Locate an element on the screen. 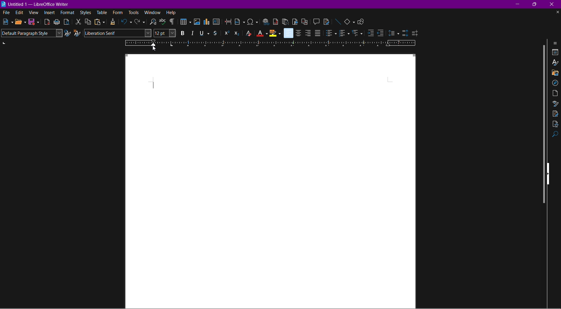  Select Outline Format is located at coordinates (357, 33).